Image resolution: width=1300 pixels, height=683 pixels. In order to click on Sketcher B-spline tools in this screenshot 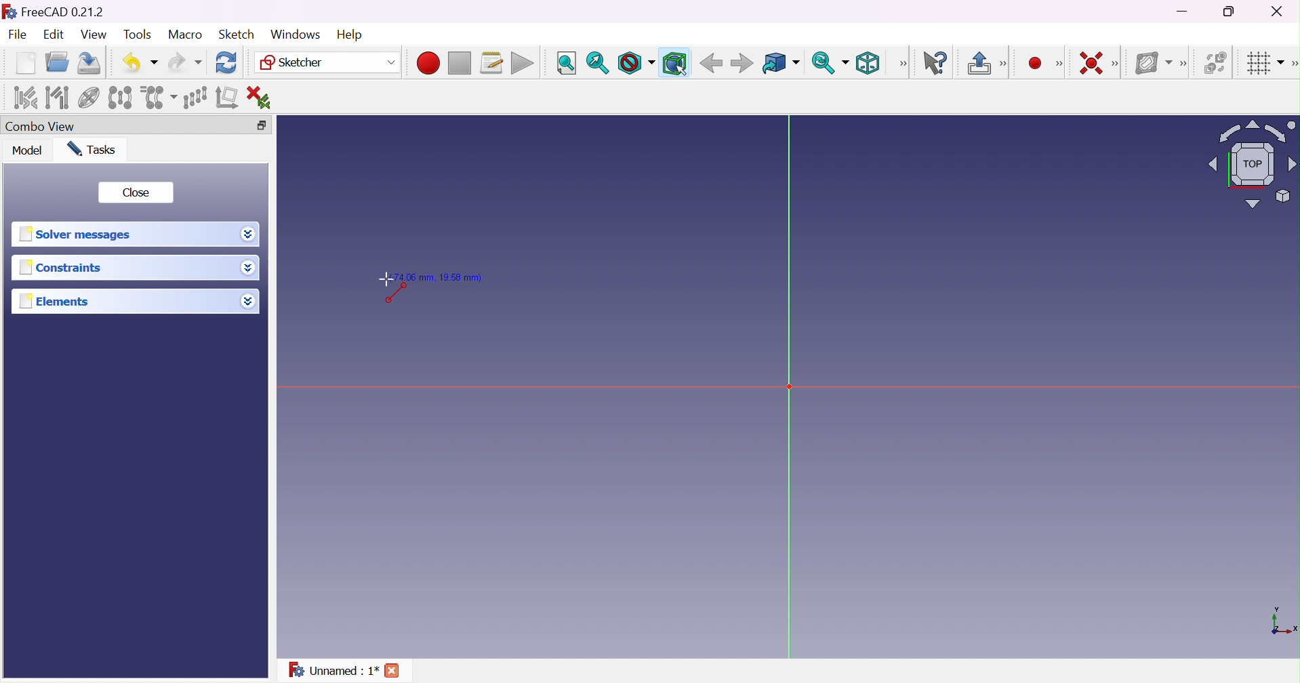, I will do `click(1187, 65)`.